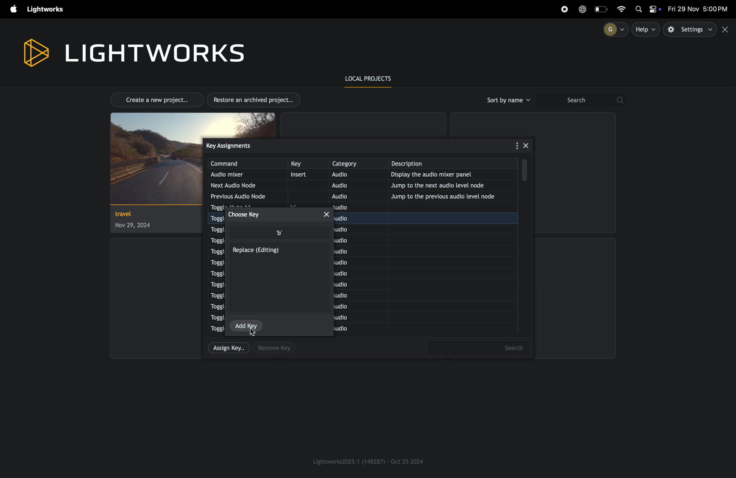 This screenshot has height=478, width=736. What do you see at coordinates (369, 461) in the screenshot?
I see `light works version` at bounding box center [369, 461].